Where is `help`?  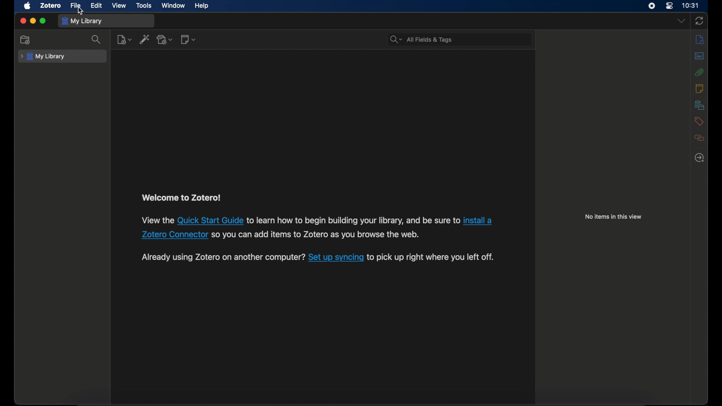 help is located at coordinates (202, 6).